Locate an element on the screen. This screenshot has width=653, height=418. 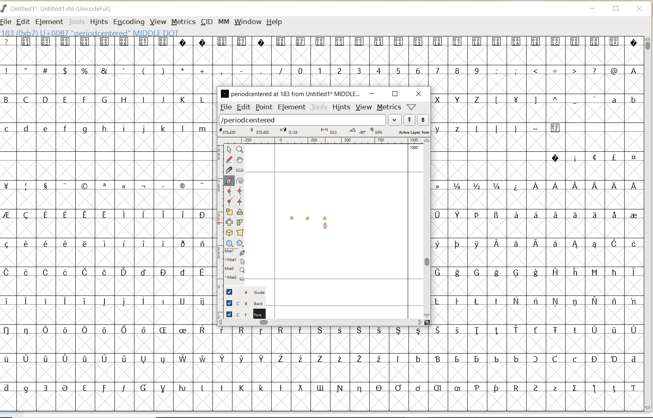
foreground is located at coordinates (243, 313).